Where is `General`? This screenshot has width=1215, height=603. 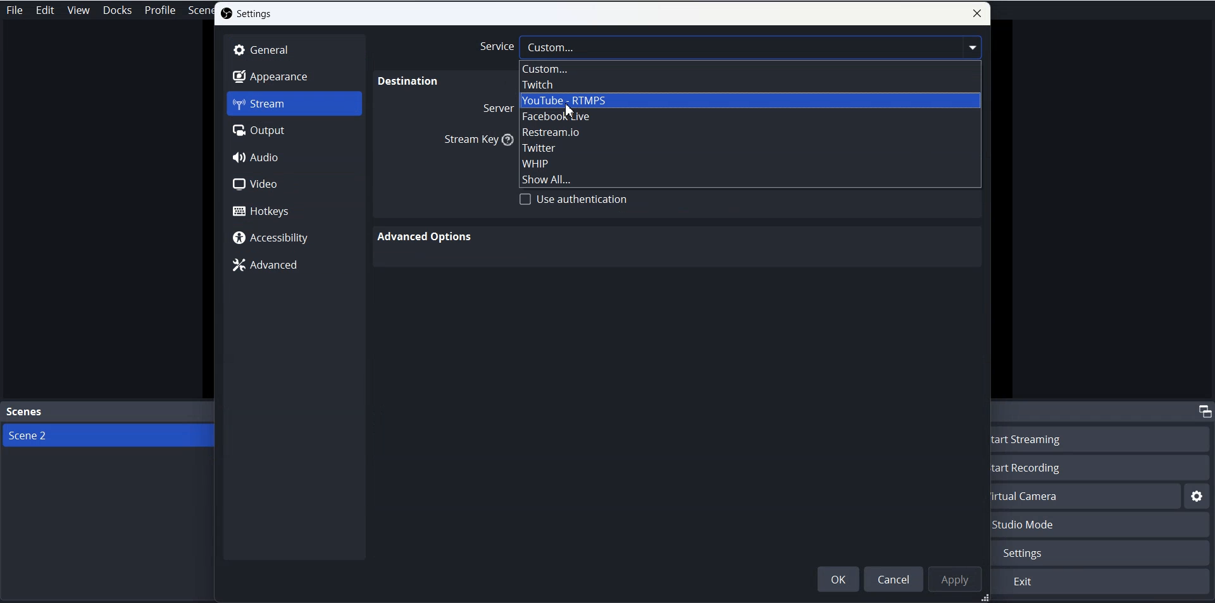 General is located at coordinates (294, 50).